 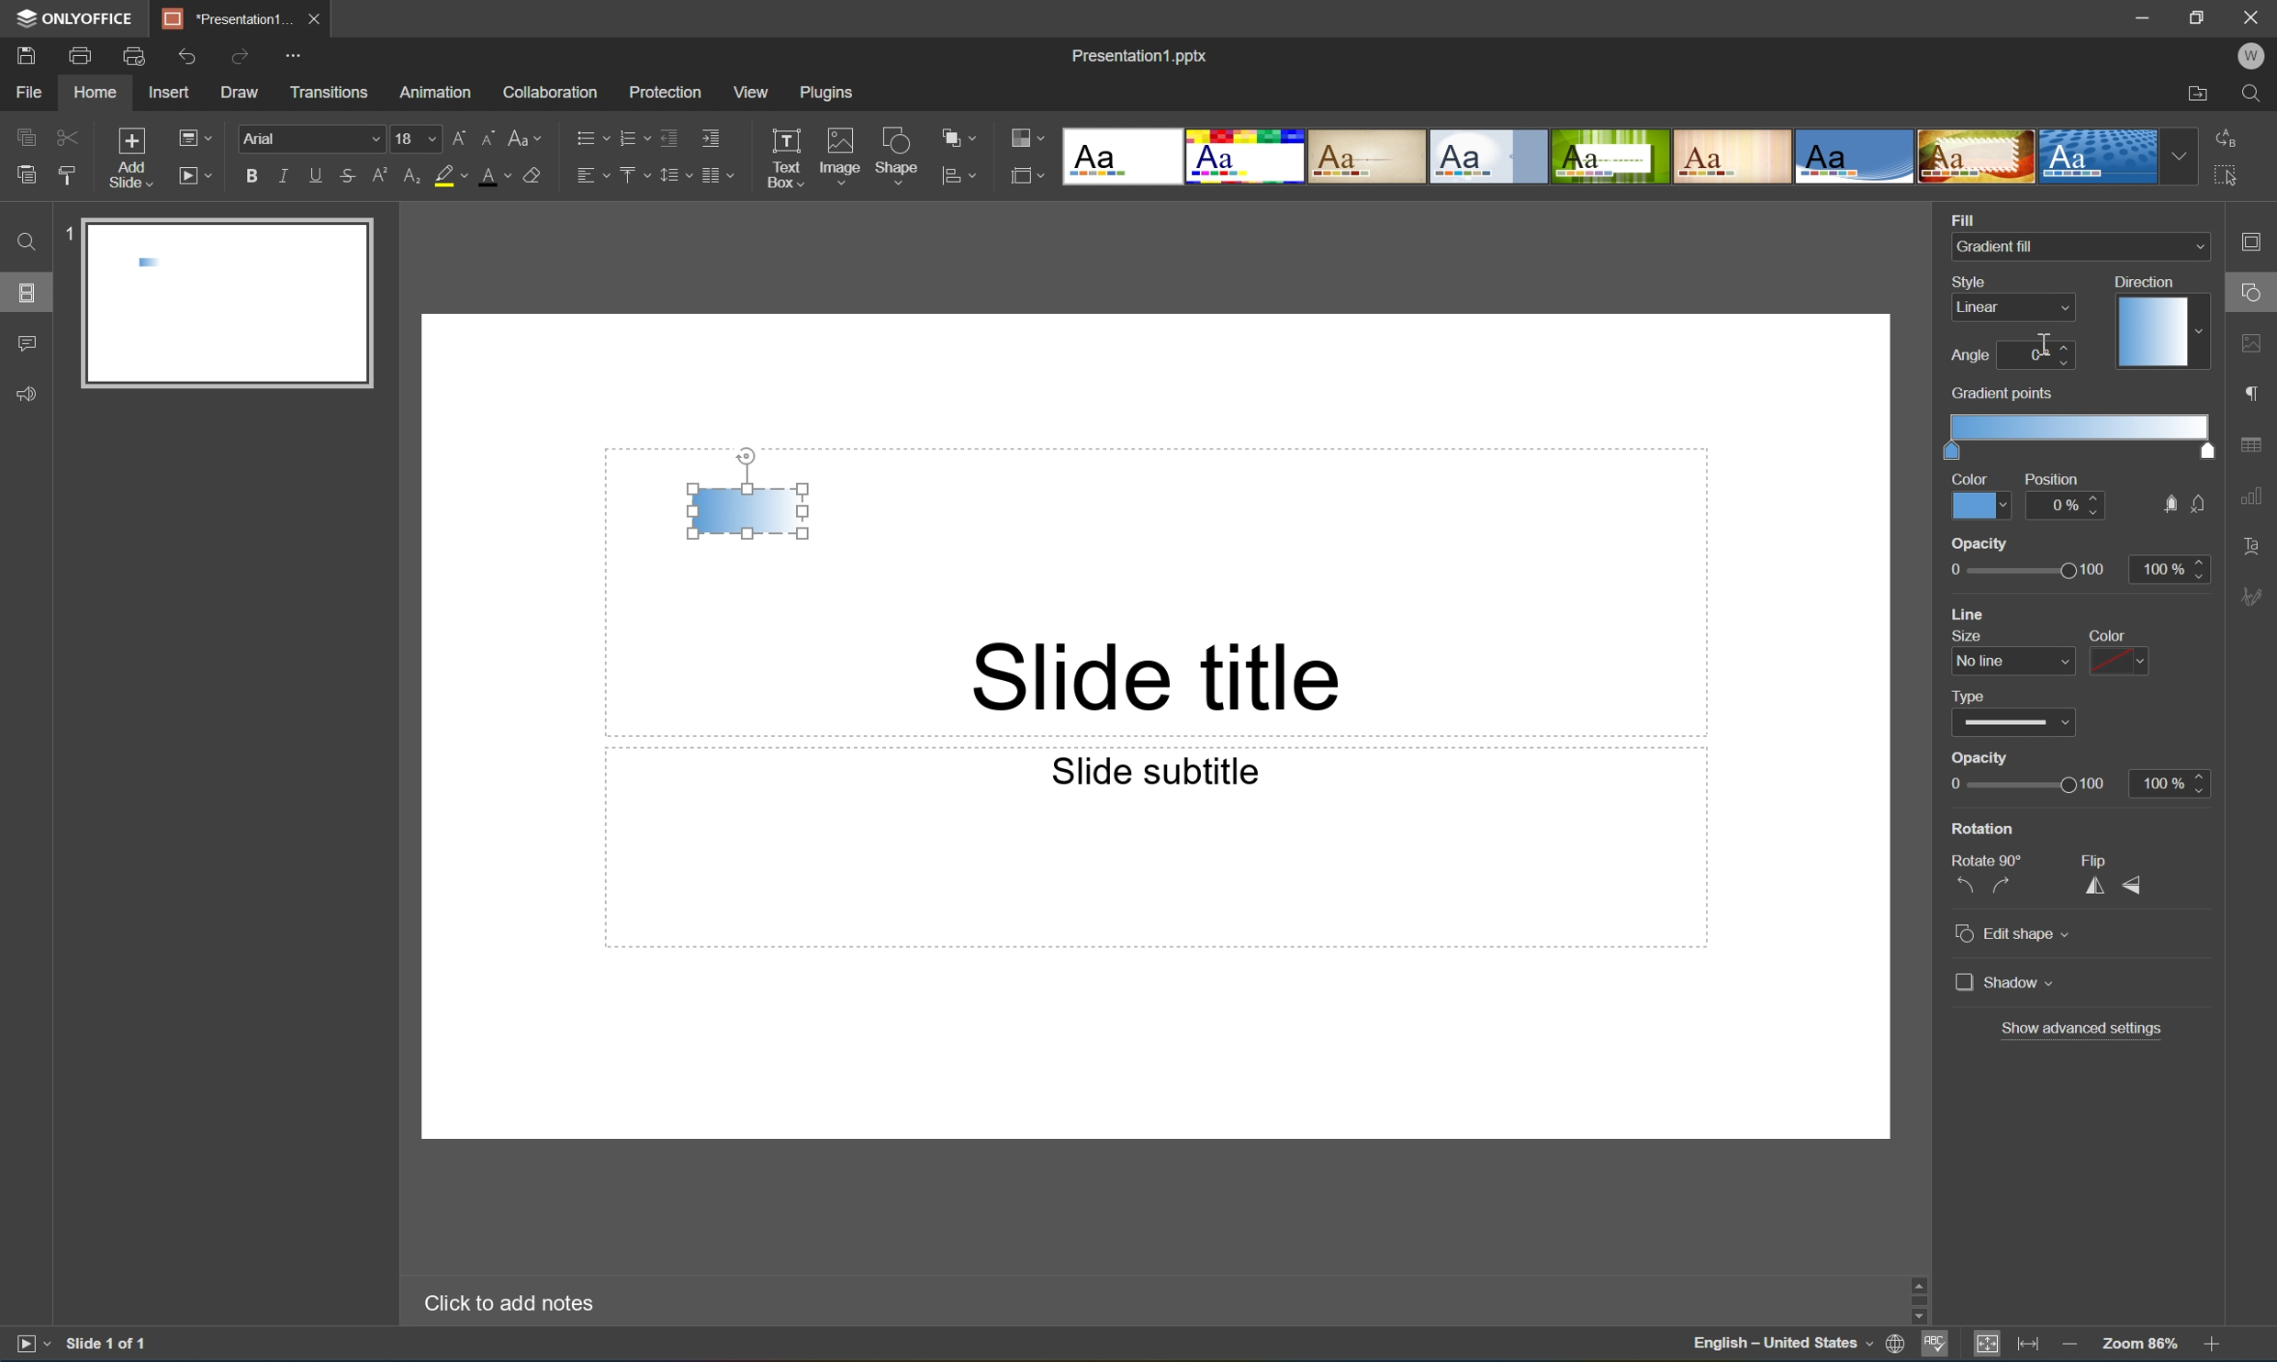 I want to click on Underline, so click(x=316, y=172).